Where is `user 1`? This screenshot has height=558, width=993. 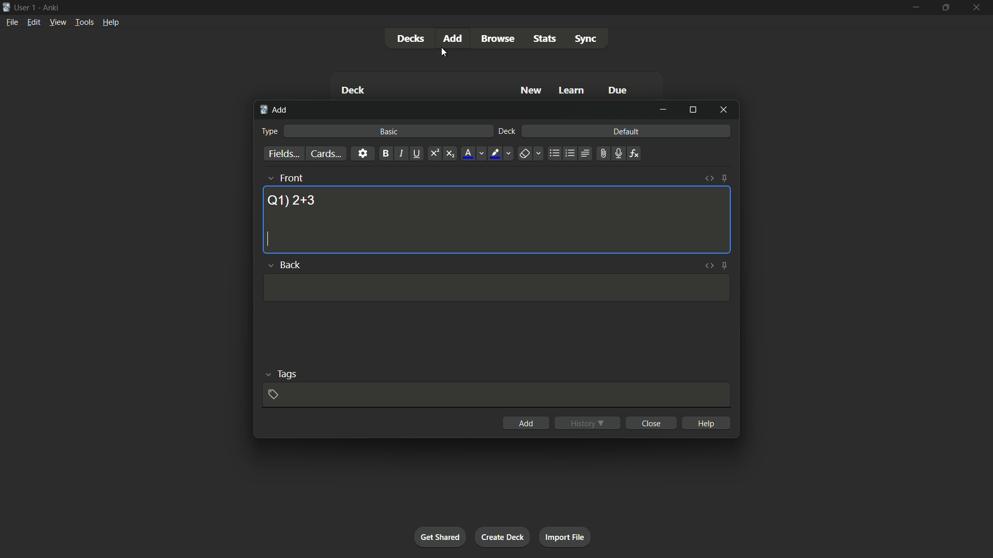
user 1 is located at coordinates (25, 6).